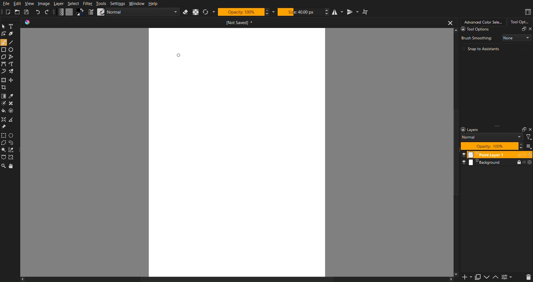 The width and height of the screenshot is (533, 282). What do you see at coordinates (301, 12) in the screenshot?
I see `Size` at bounding box center [301, 12].